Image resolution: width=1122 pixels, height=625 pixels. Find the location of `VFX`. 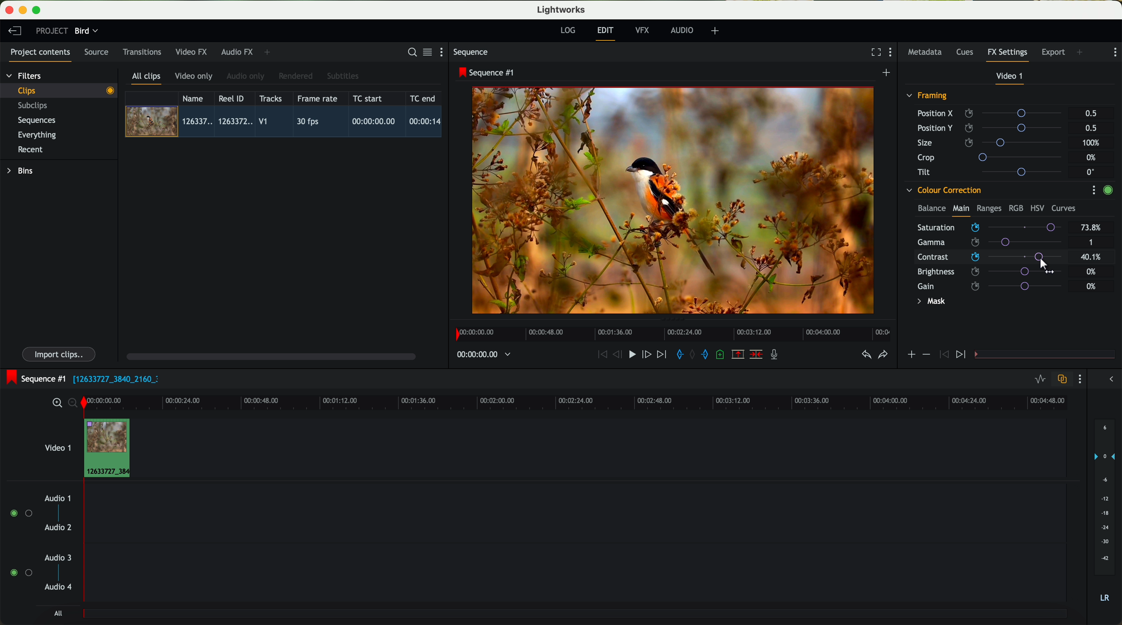

VFX is located at coordinates (644, 30).